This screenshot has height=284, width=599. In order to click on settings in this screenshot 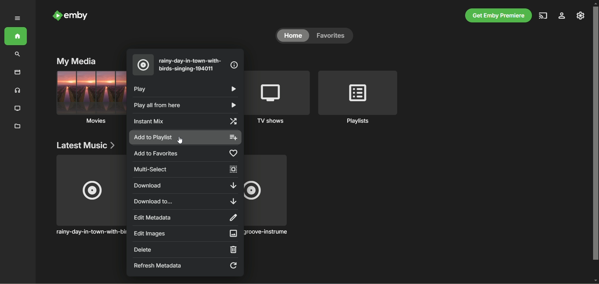, I will do `click(562, 16)`.